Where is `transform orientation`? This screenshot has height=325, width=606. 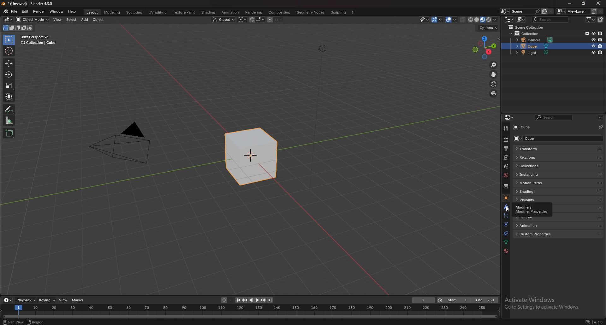
transform orientation is located at coordinates (223, 20).